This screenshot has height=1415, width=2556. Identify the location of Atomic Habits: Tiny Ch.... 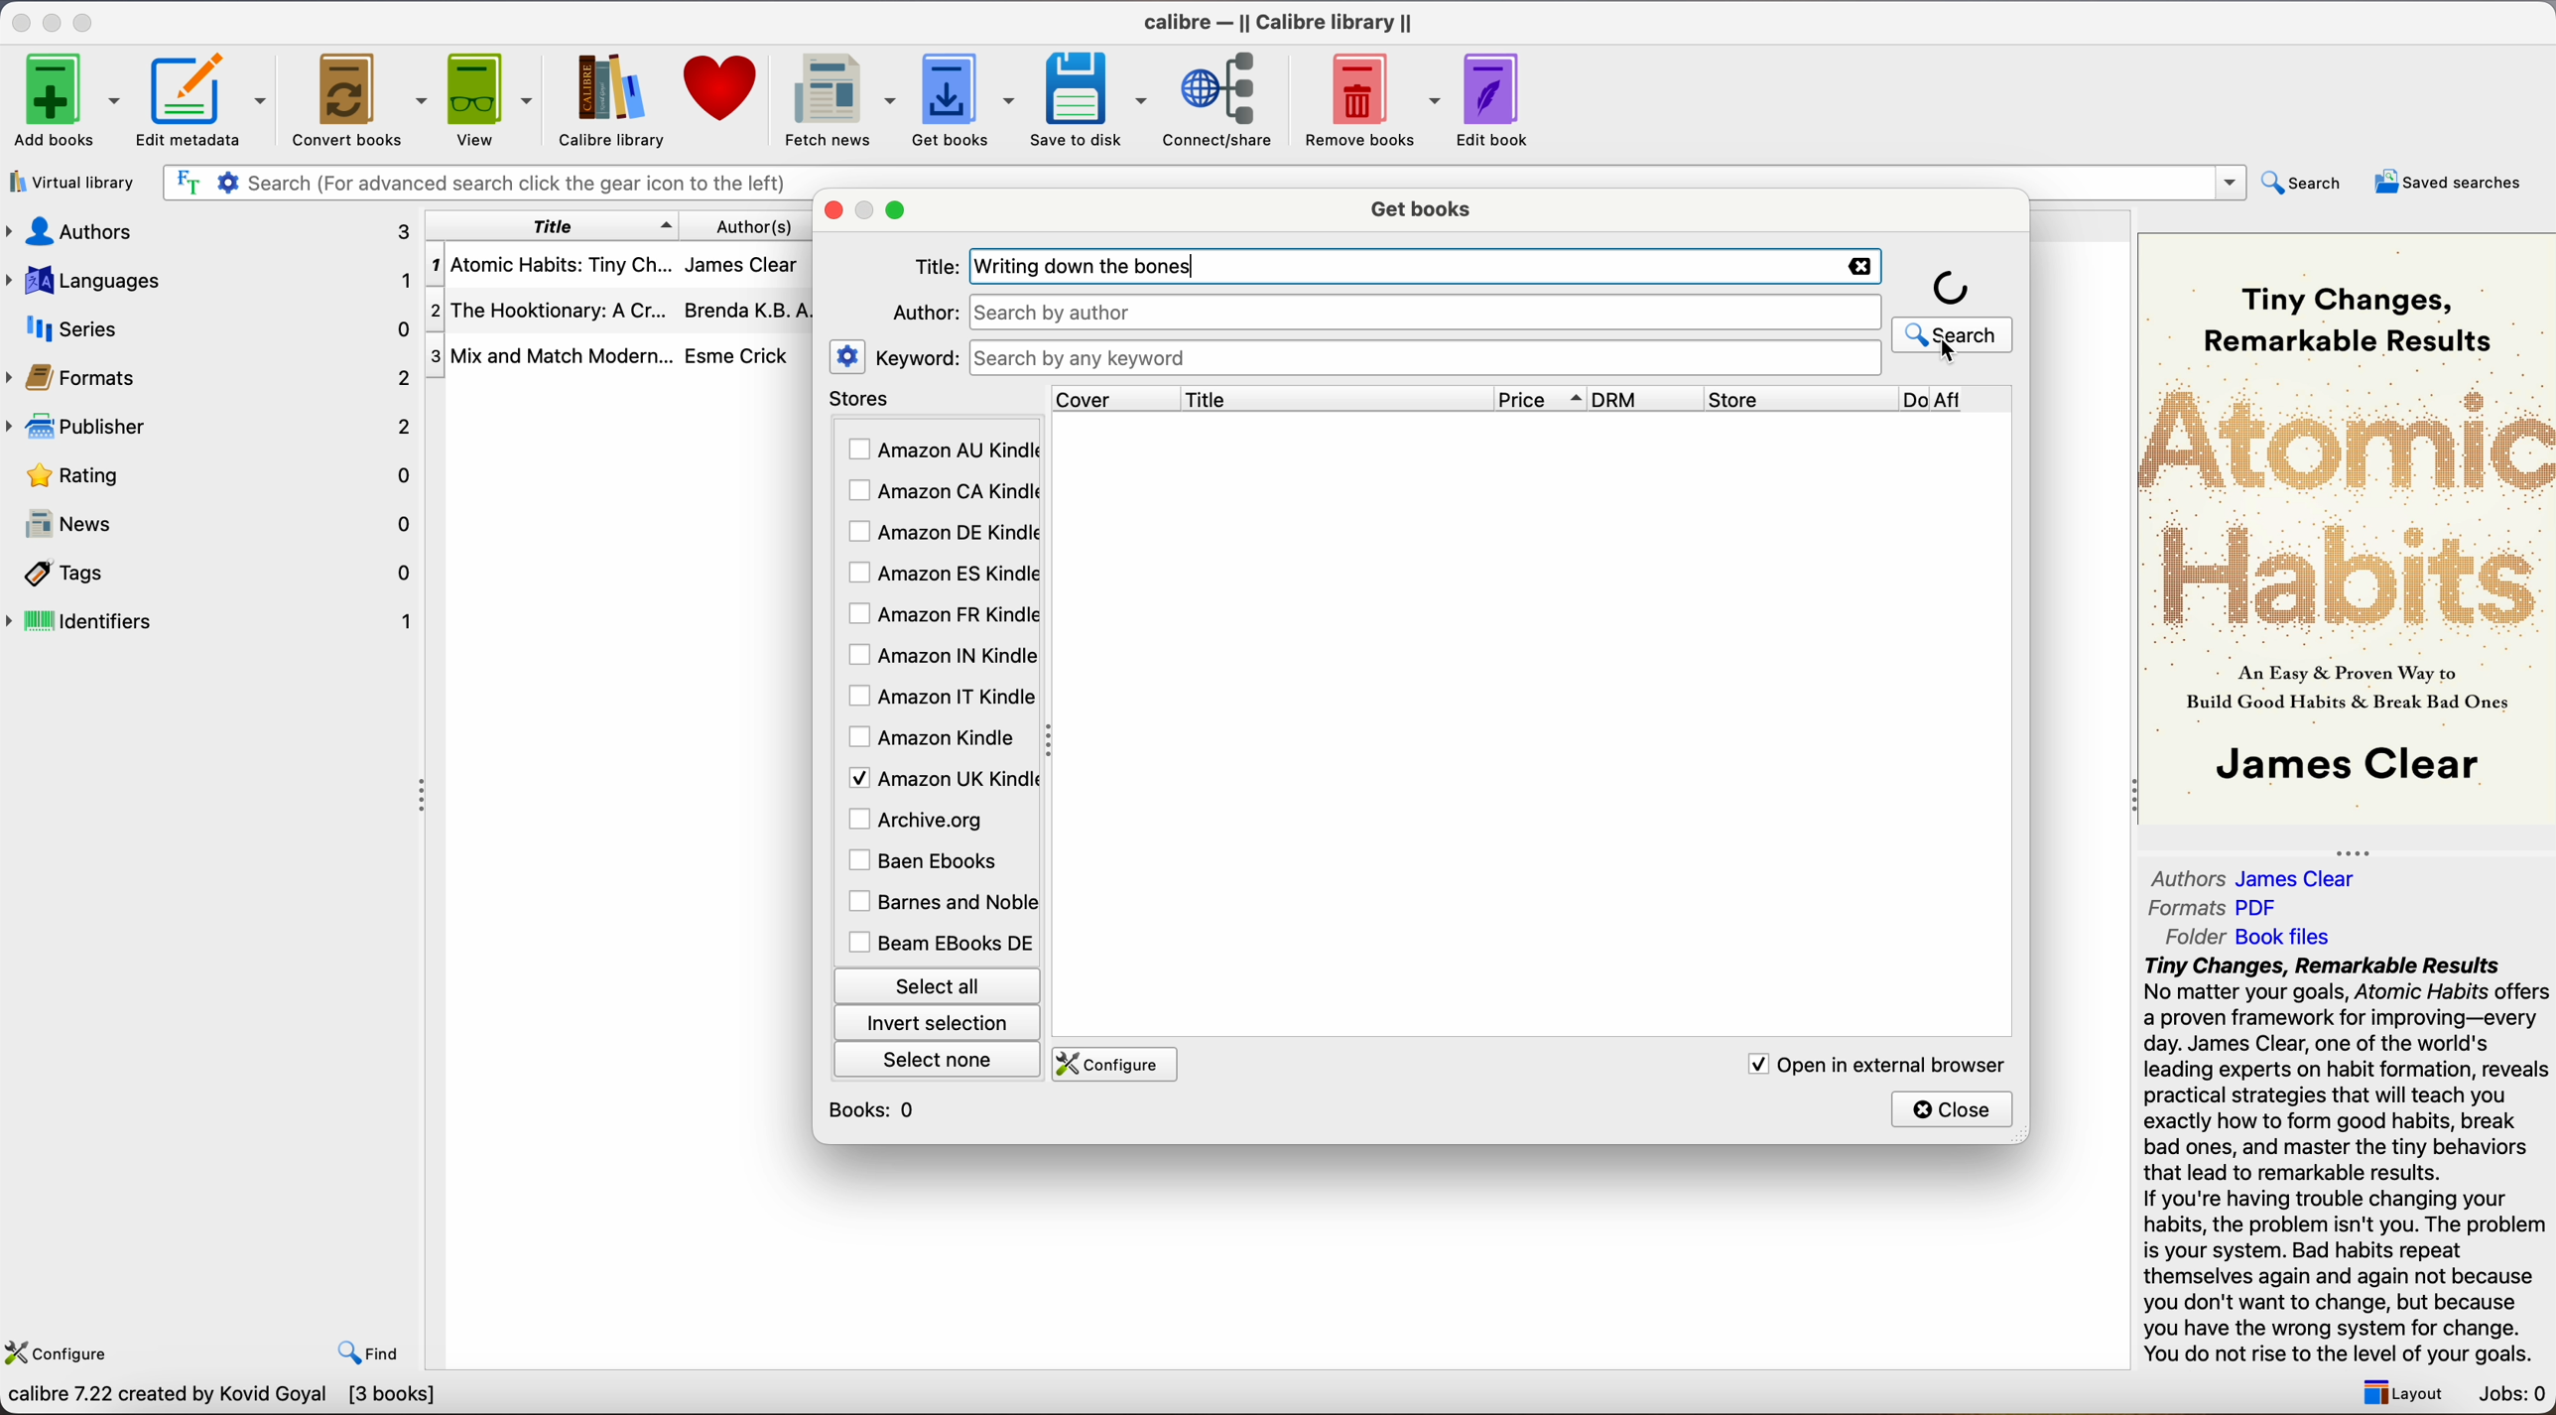
(550, 266).